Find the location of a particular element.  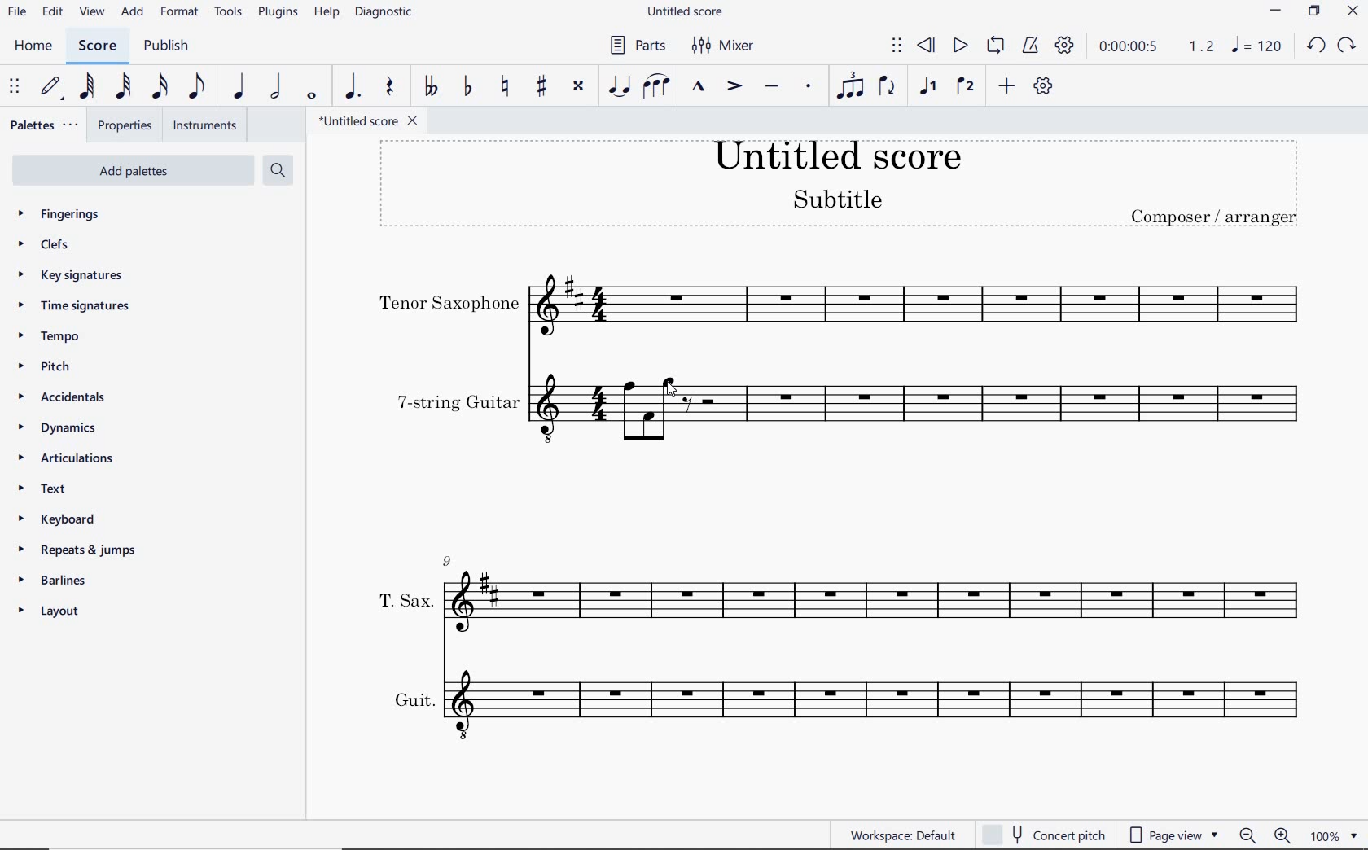

INSTRUMENT: T.SAX is located at coordinates (840, 594).